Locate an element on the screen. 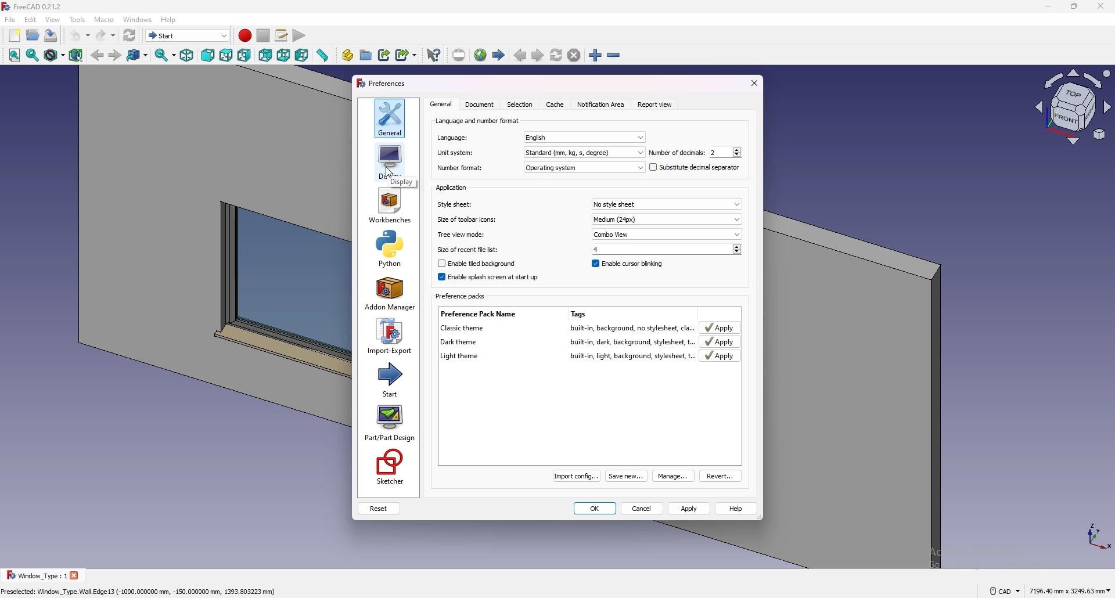  revert is located at coordinates (721, 475).